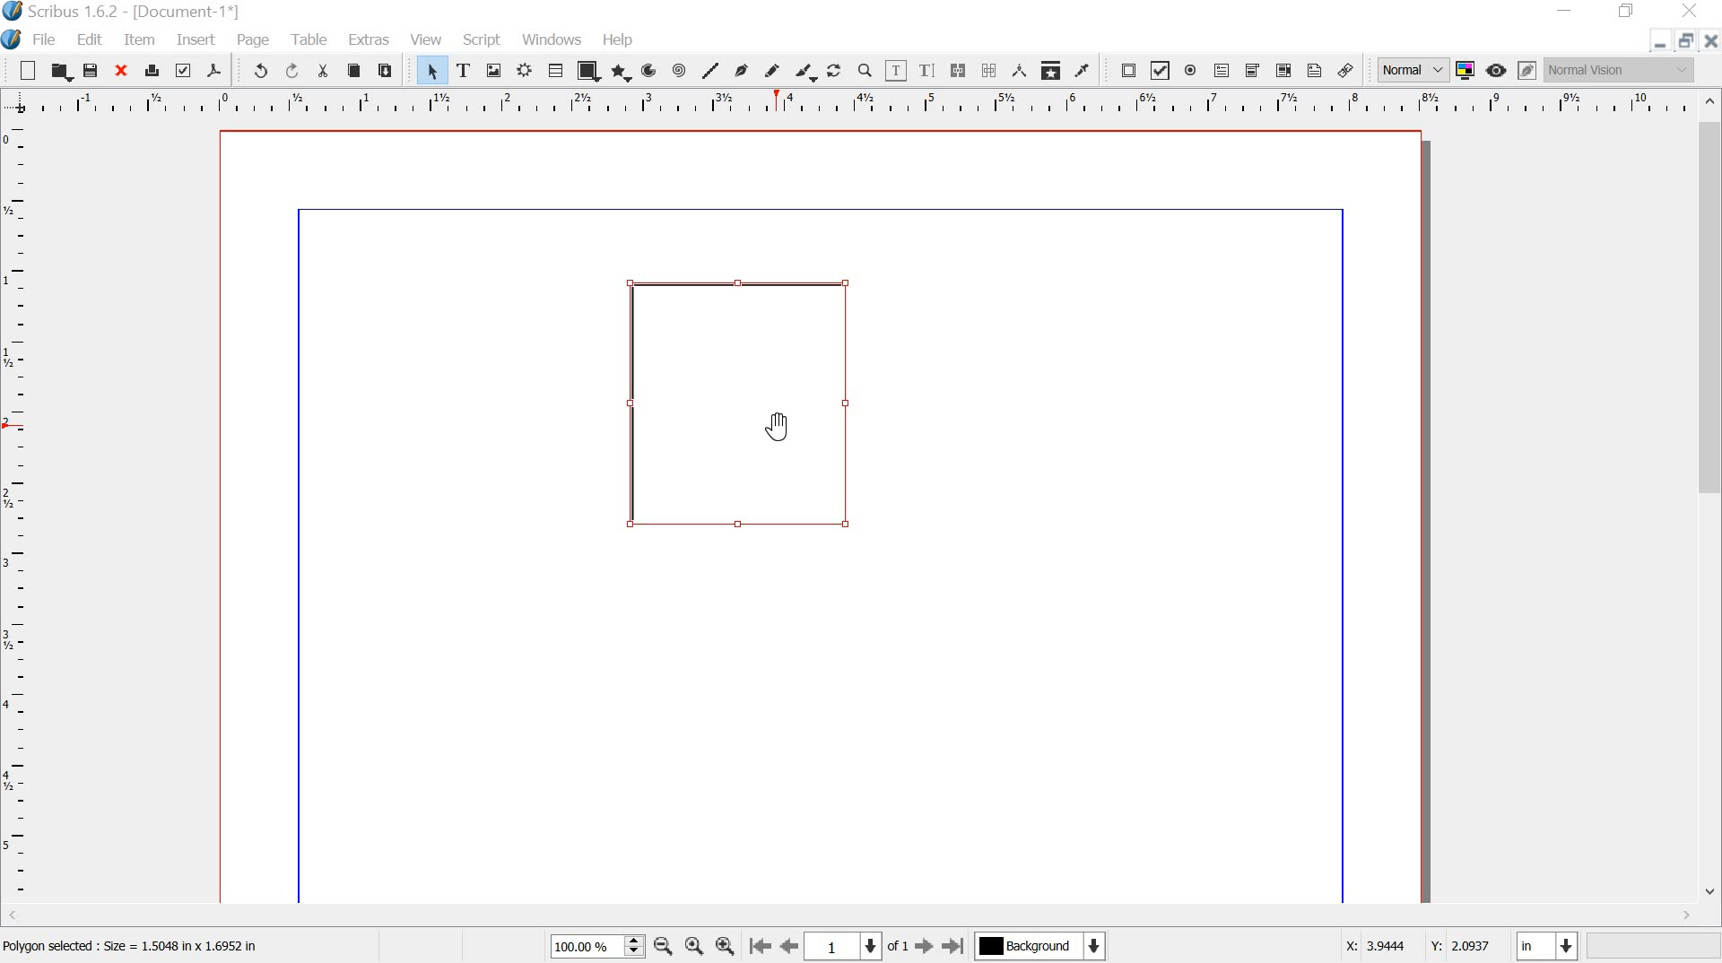  Describe the element at coordinates (581, 947) in the screenshot. I see `100.00%` at that location.